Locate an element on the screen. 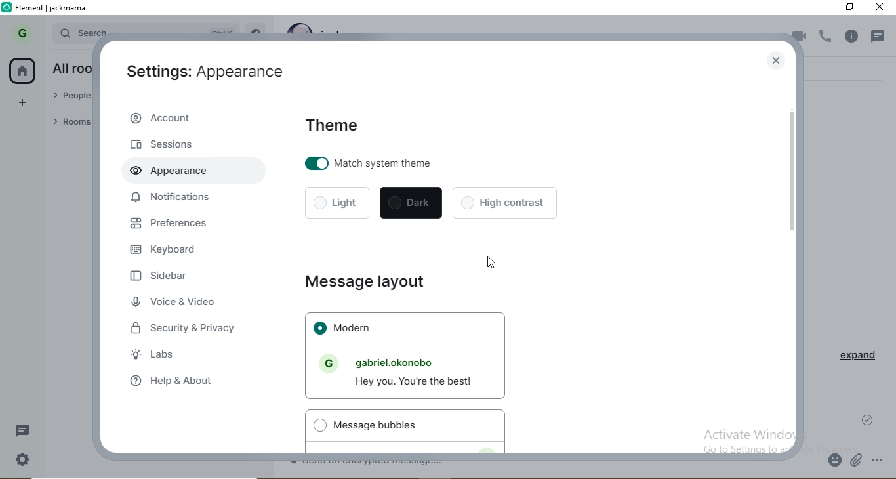 The height and width of the screenshot is (479, 896). security & privacy is located at coordinates (188, 325).